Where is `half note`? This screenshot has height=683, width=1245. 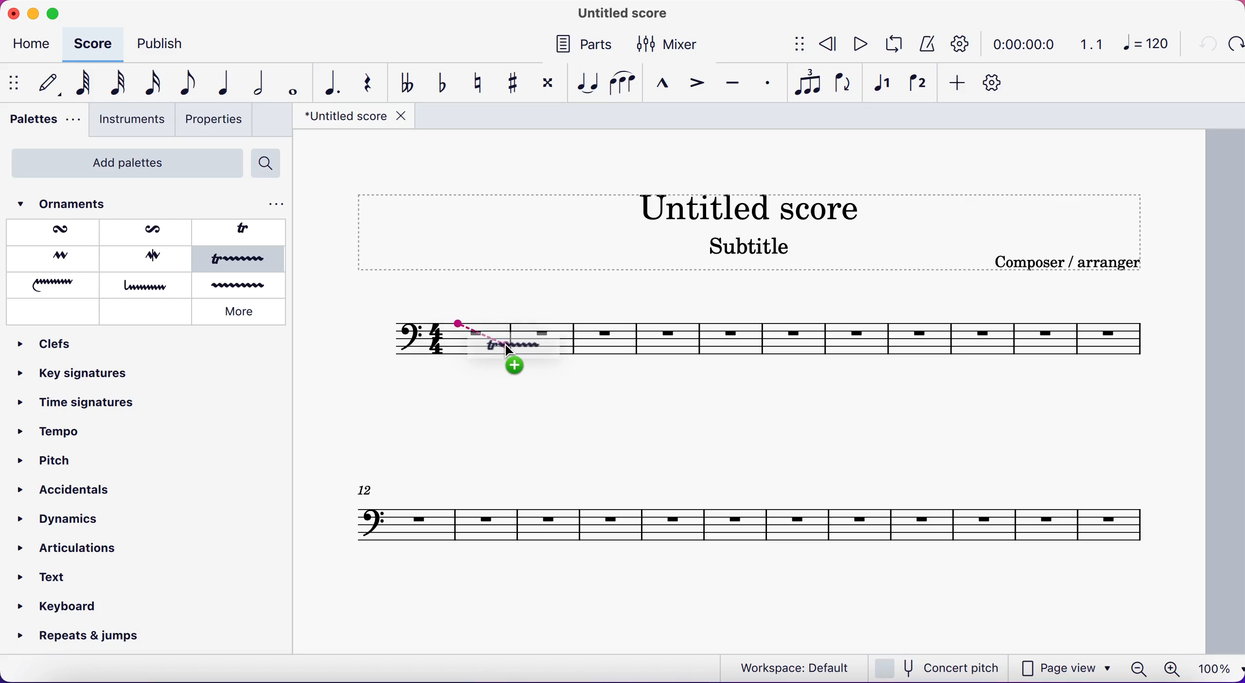 half note is located at coordinates (254, 83).